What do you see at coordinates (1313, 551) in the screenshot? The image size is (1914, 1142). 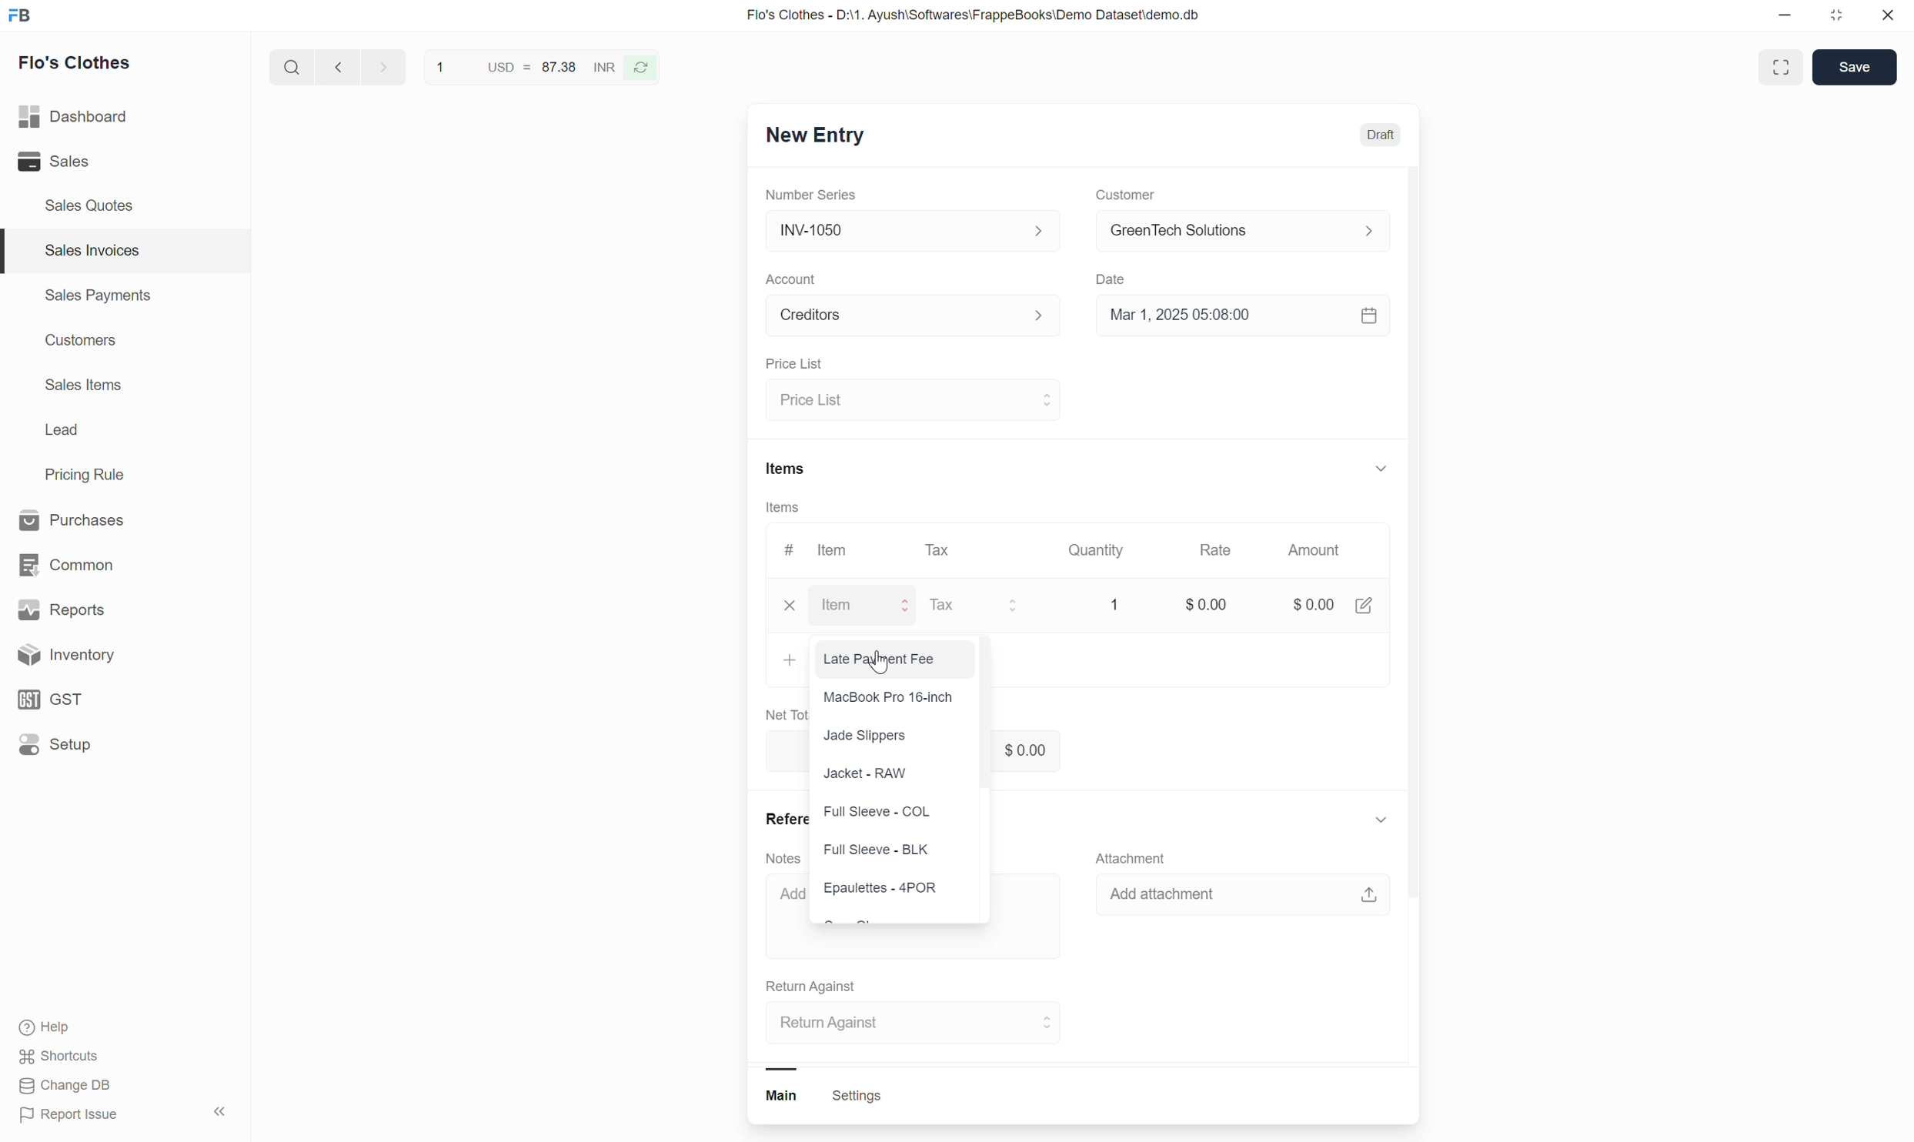 I see `Amount` at bounding box center [1313, 551].